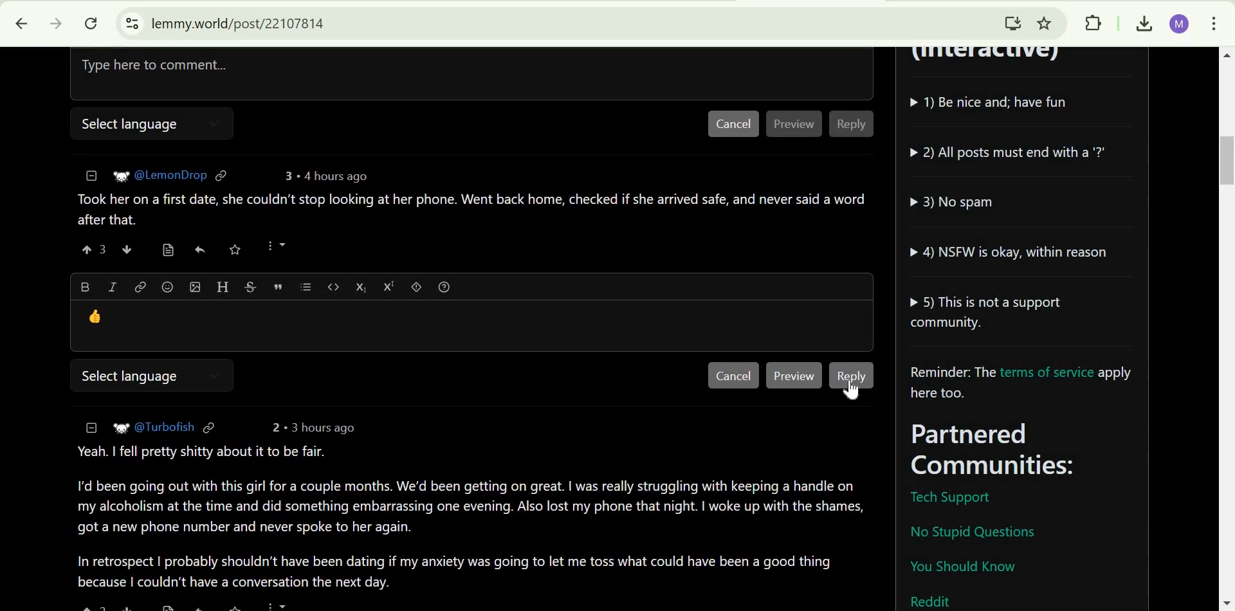  Describe the element at coordinates (95, 249) in the screenshot. I see `upvote` at that location.